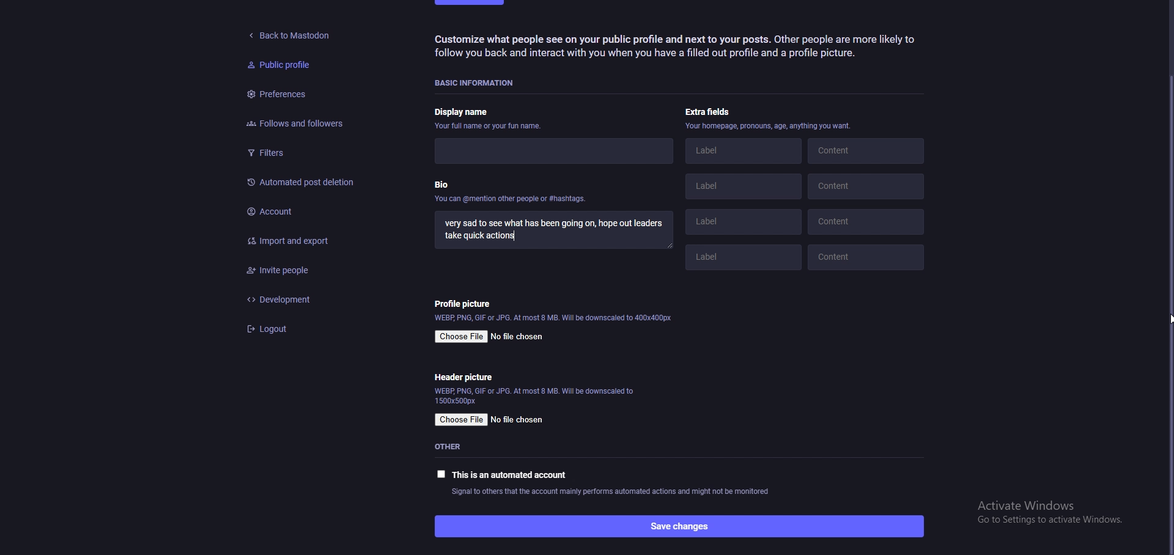 The width and height of the screenshot is (1174, 555). What do you see at coordinates (868, 254) in the screenshot?
I see `content` at bounding box center [868, 254].